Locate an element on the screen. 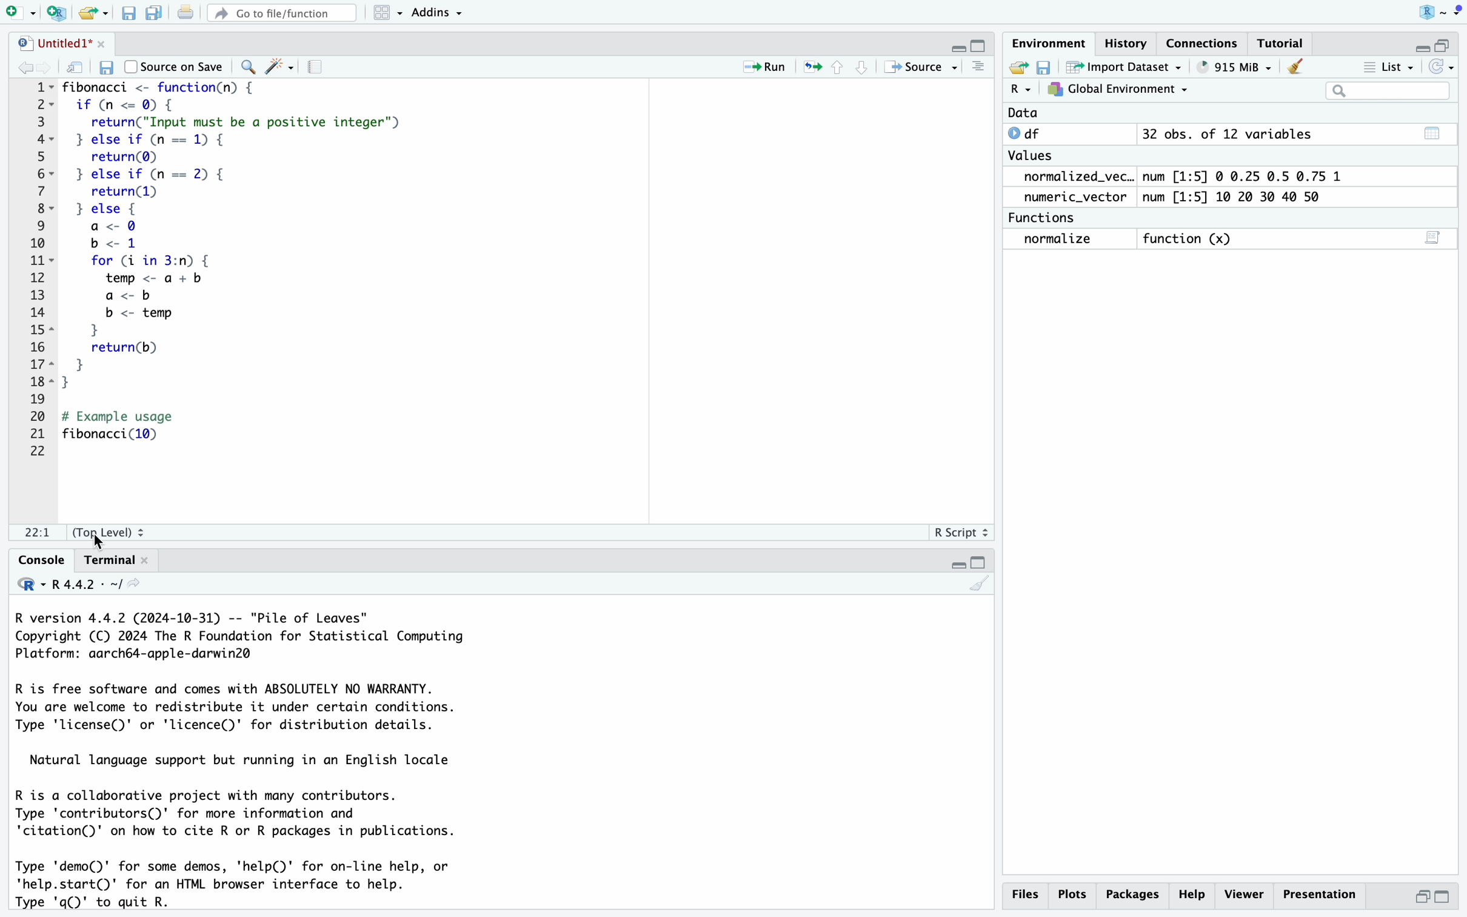 The width and height of the screenshot is (1467, 917). date is located at coordinates (1032, 112).